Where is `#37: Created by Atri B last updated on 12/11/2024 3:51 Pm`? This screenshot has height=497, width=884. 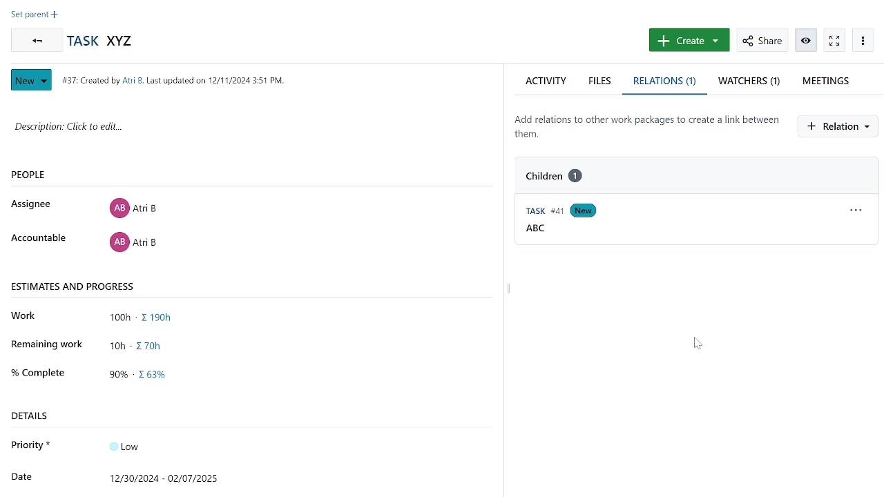 #37: Created by Atri B last updated on 12/11/2024 3:51 Pm is located at coordinates (172, 80).